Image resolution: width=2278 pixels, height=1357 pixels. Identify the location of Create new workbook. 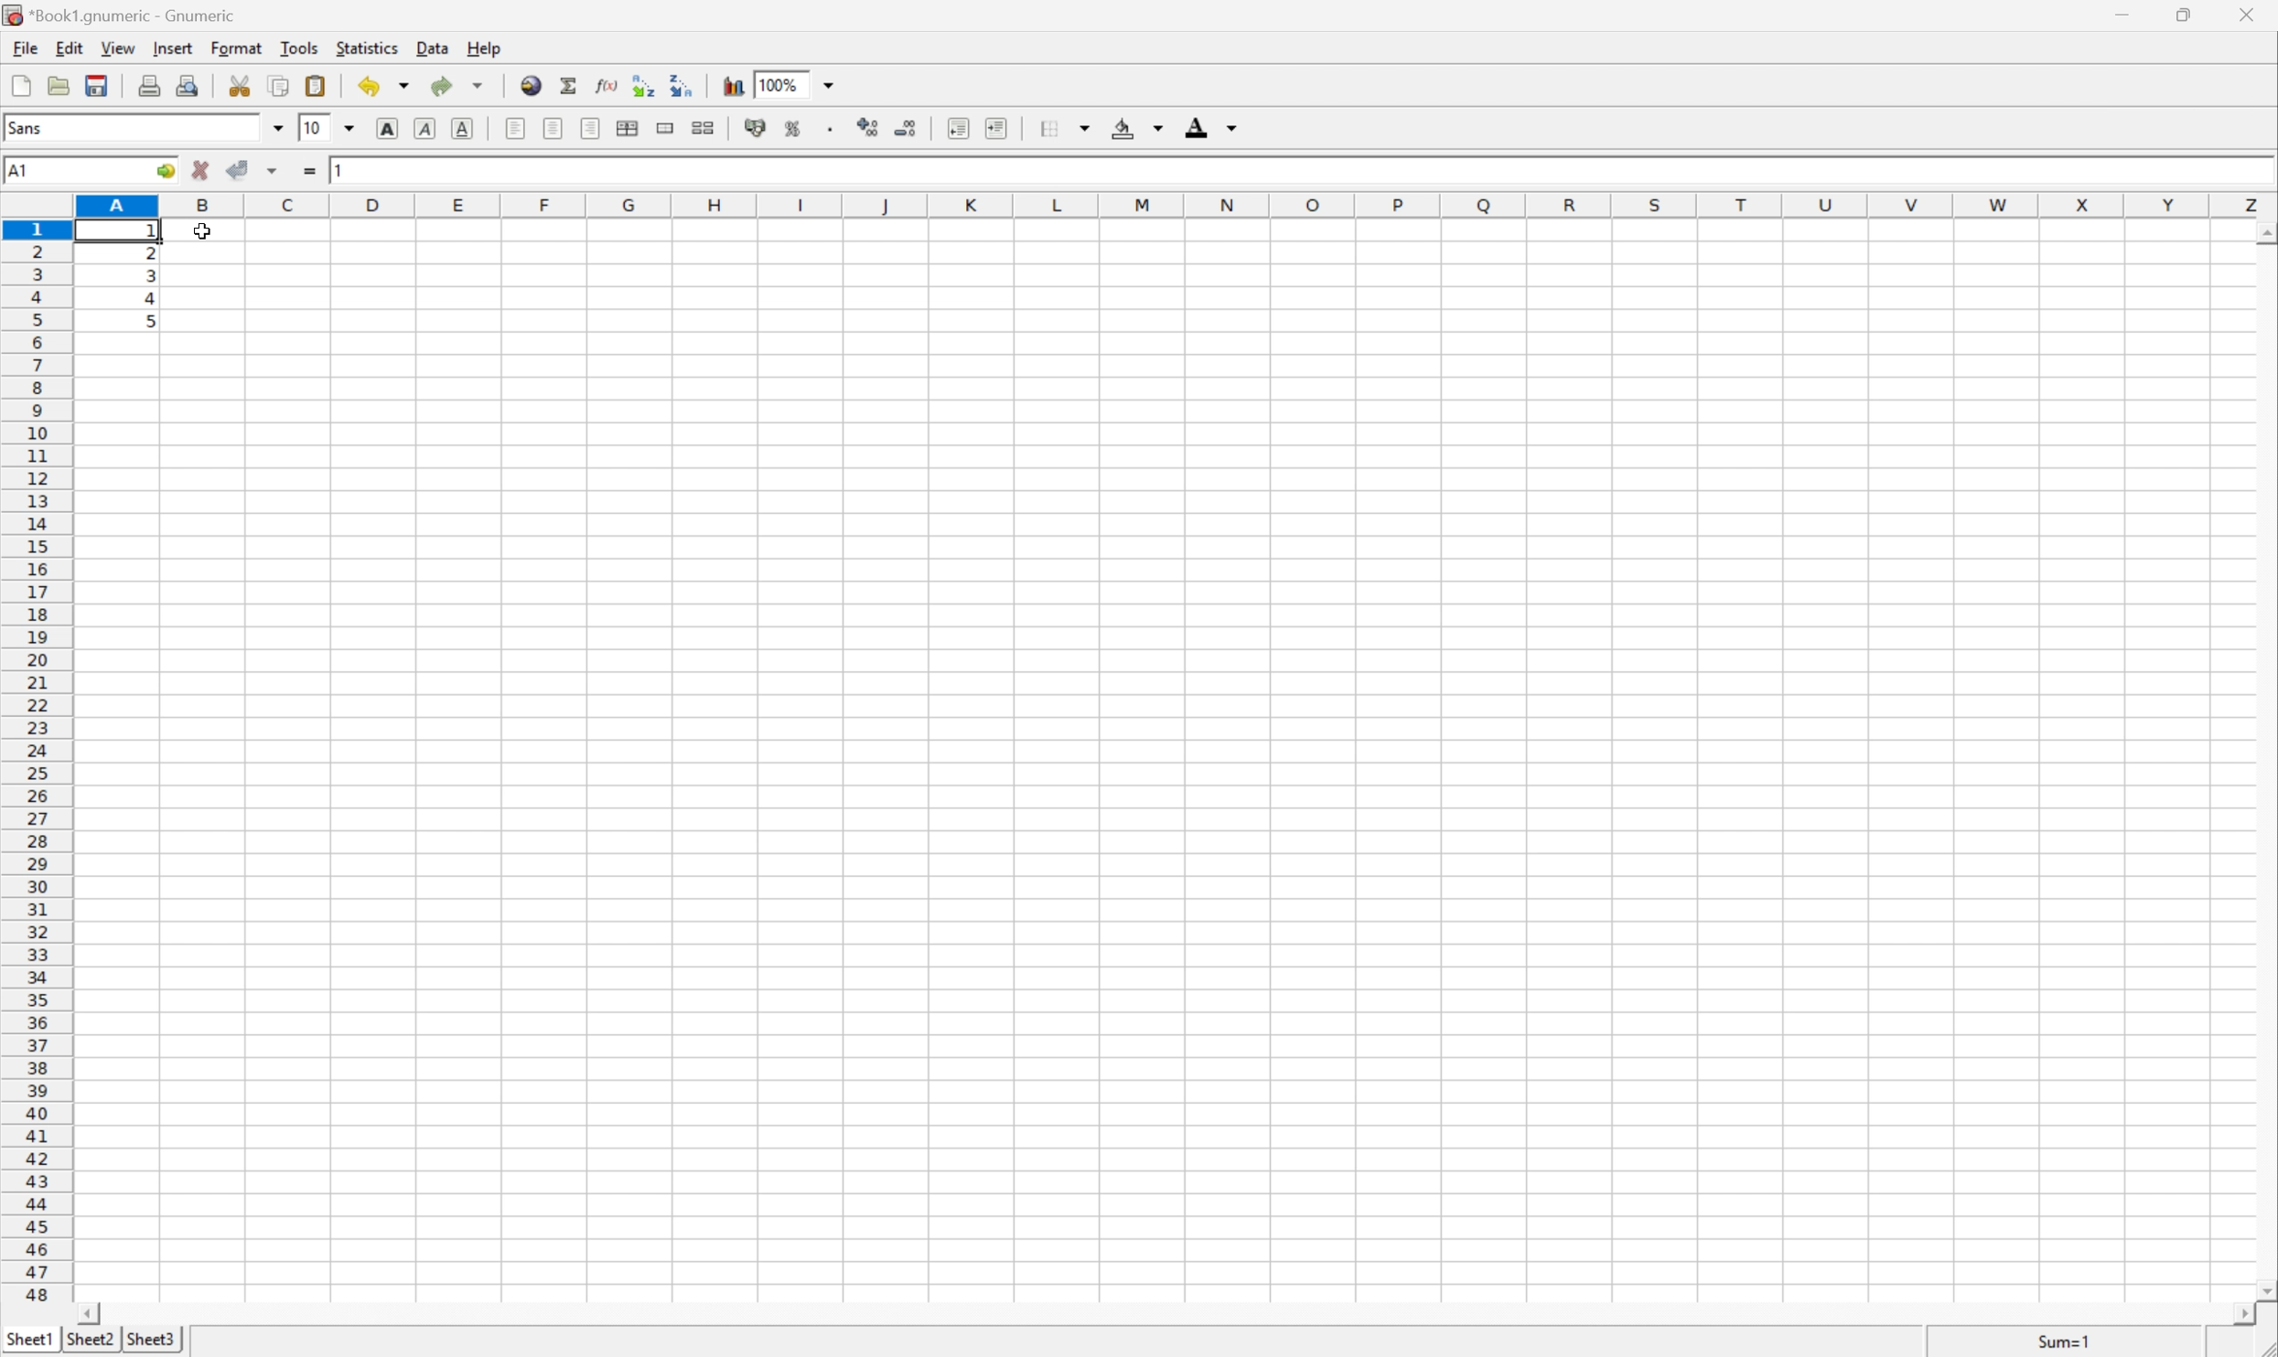
(18, 81).